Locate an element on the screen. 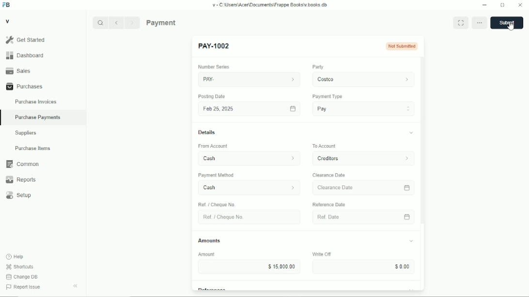 This screenshot has height=297, width=529. Sales is located at coordinates (43, 71).